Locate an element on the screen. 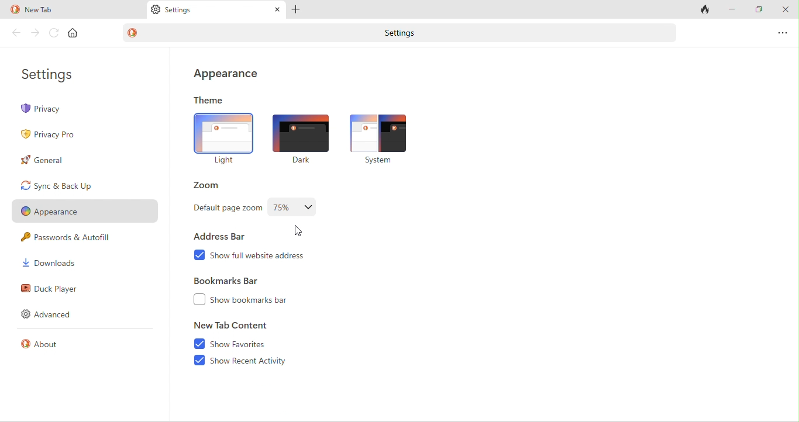  settings logo is located at coordinates (156, 11).